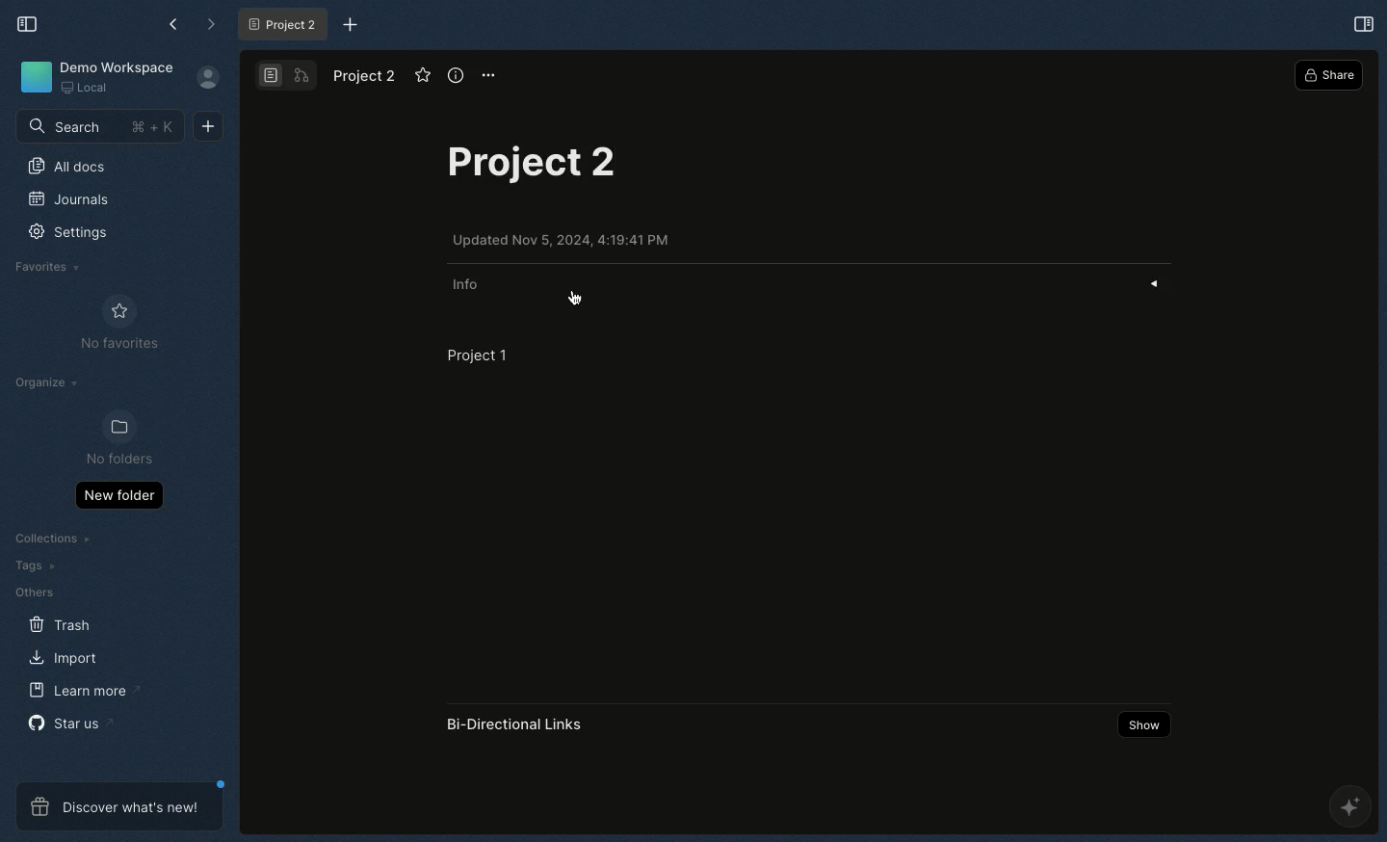  Describe the element at coordinates (117, 497) in the screenshot. I see `New folder` at that location.